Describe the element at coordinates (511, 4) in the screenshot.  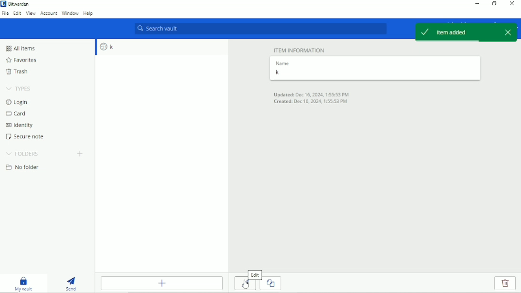
I see `Close` at that location.